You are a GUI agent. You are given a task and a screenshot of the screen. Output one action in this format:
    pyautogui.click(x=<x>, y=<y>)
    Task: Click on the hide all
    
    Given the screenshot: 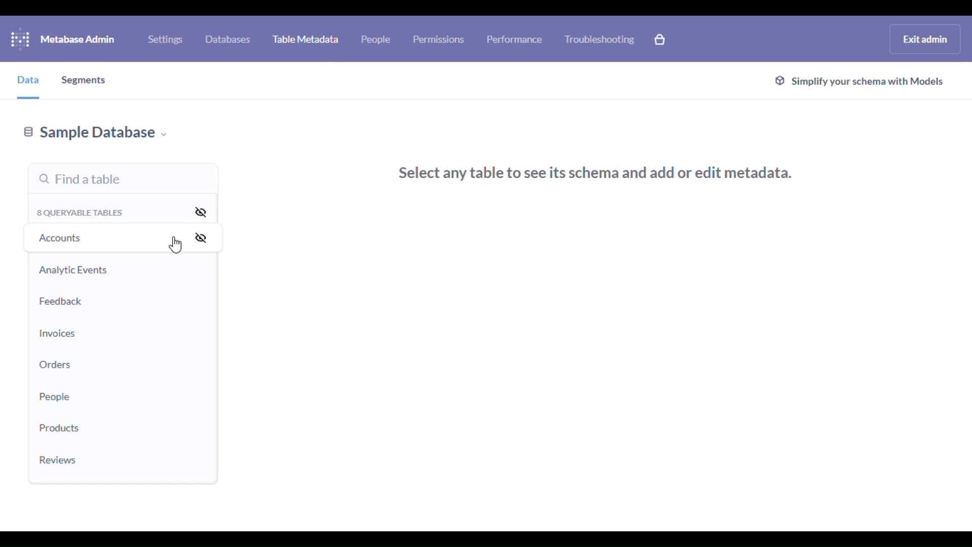 What is the action you would take?
    pyautogui.click(x=200, y=211)
    